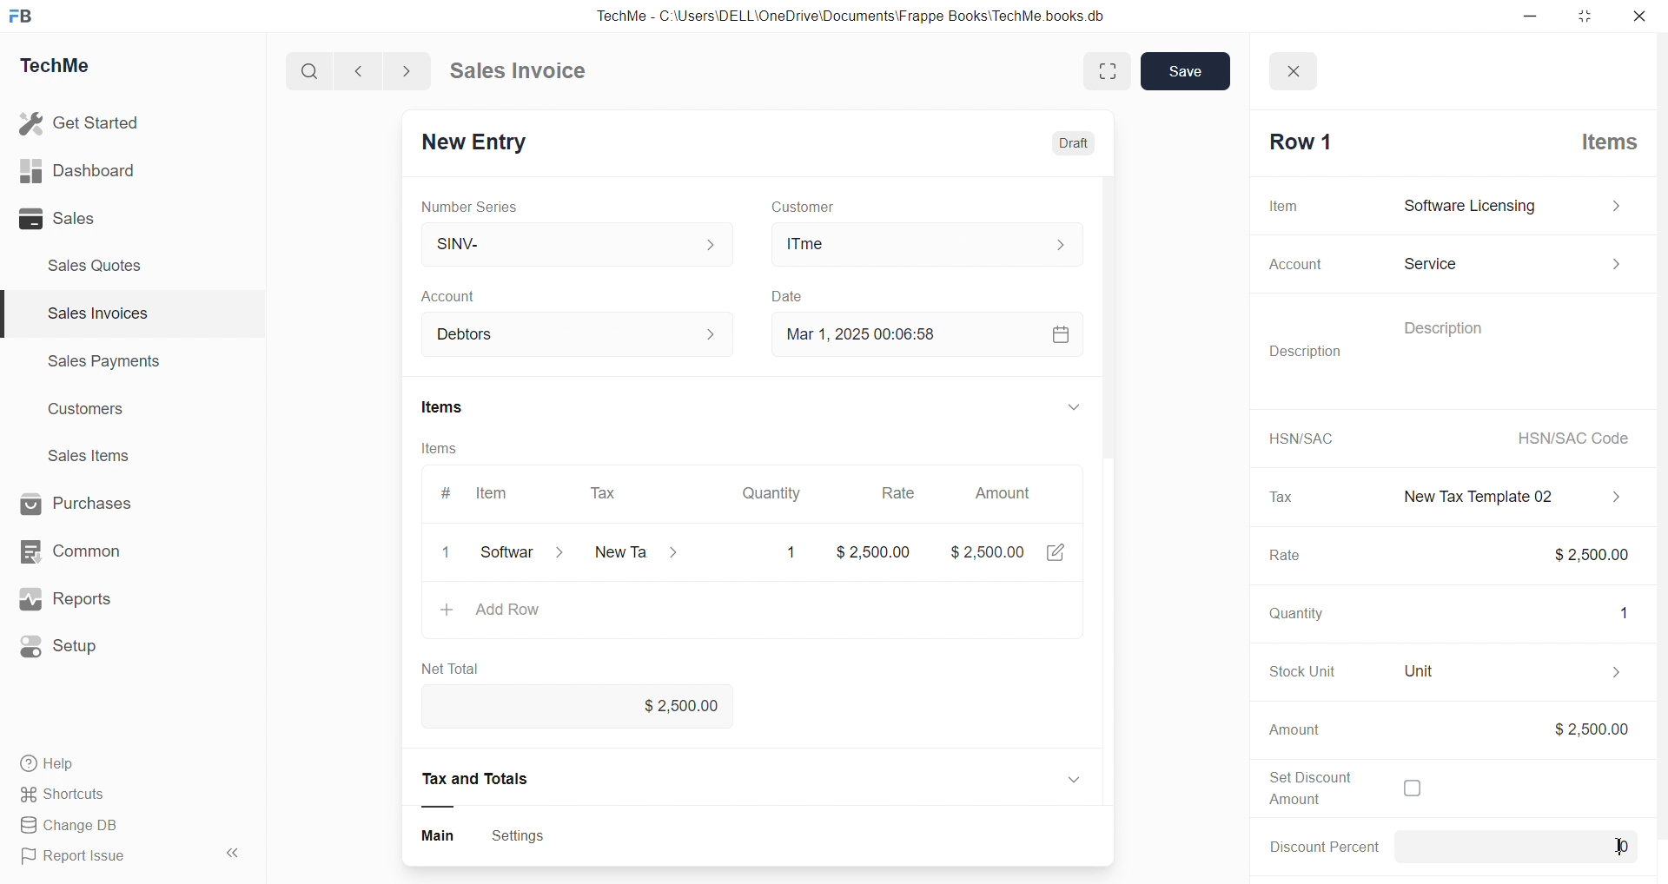 The height and width of the screenshot is (884, 1668). I want to click on Increase decrease button, so click(711, 333).